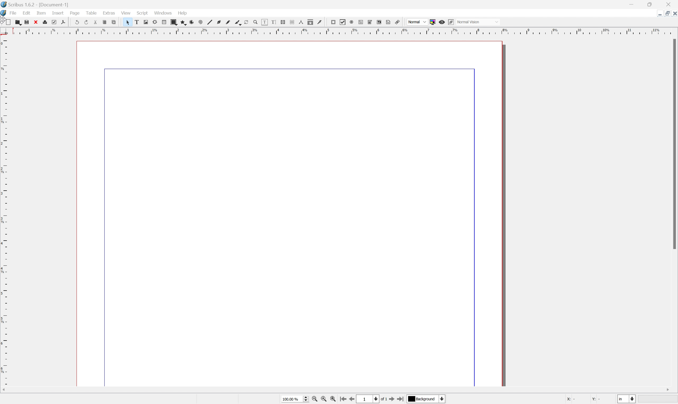 This screenshot has width=678, height=404. Describe the element at coordinates (146, 22) in the screenshot. I see `image frame` at that location.